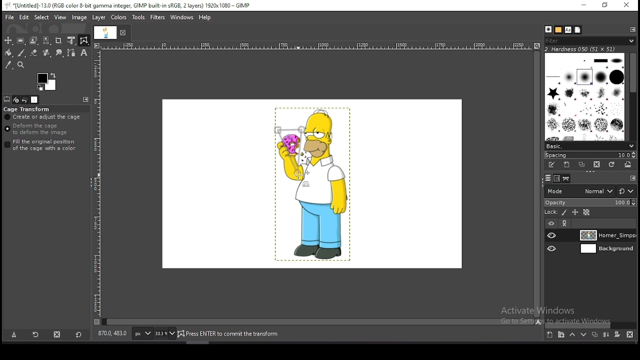 The width and height of the screenshot is (640, 360). What do you see at coordinates (182, 16) in the screenshot?
I see `windows` at bounding box center [182, 16].